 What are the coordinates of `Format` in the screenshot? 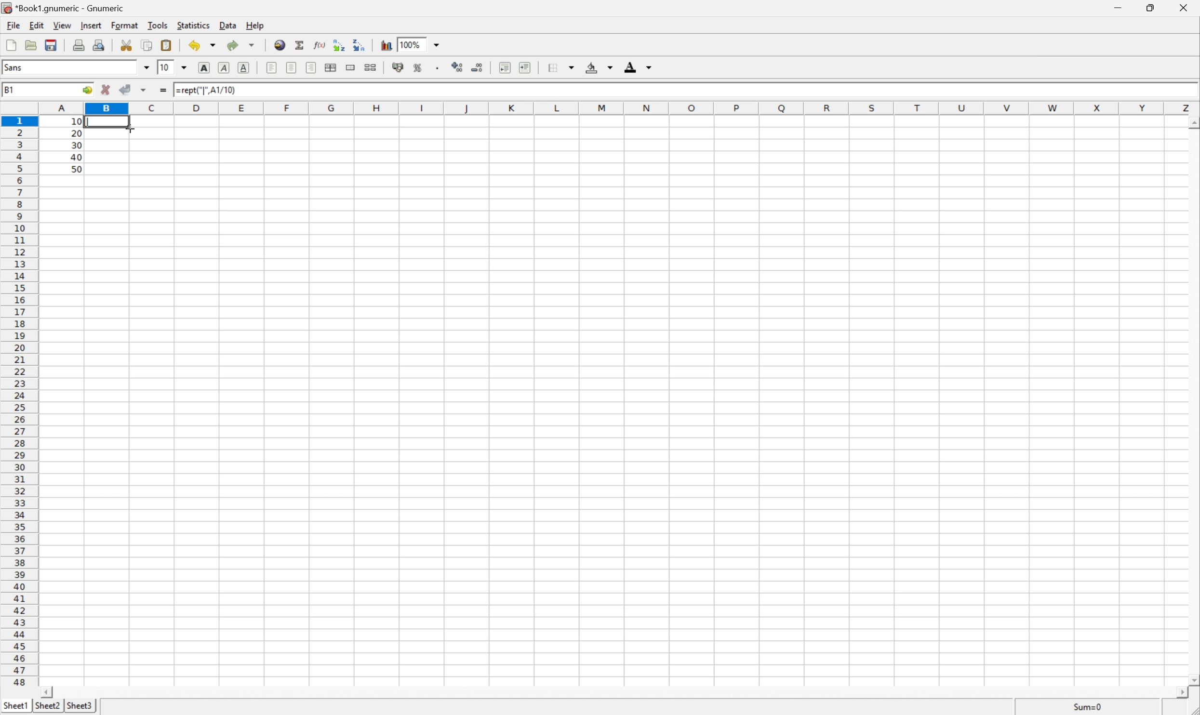 It's located at (125, 25).